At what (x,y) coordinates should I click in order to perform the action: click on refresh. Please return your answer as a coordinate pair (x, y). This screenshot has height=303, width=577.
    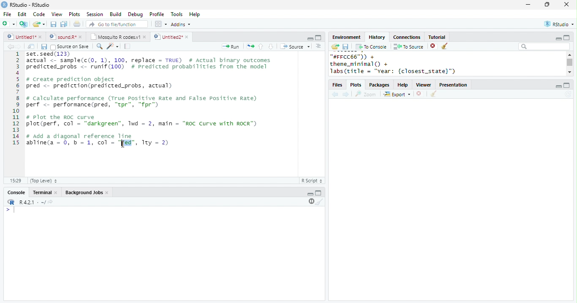
    Looking at the image, I should click on (568, 94).